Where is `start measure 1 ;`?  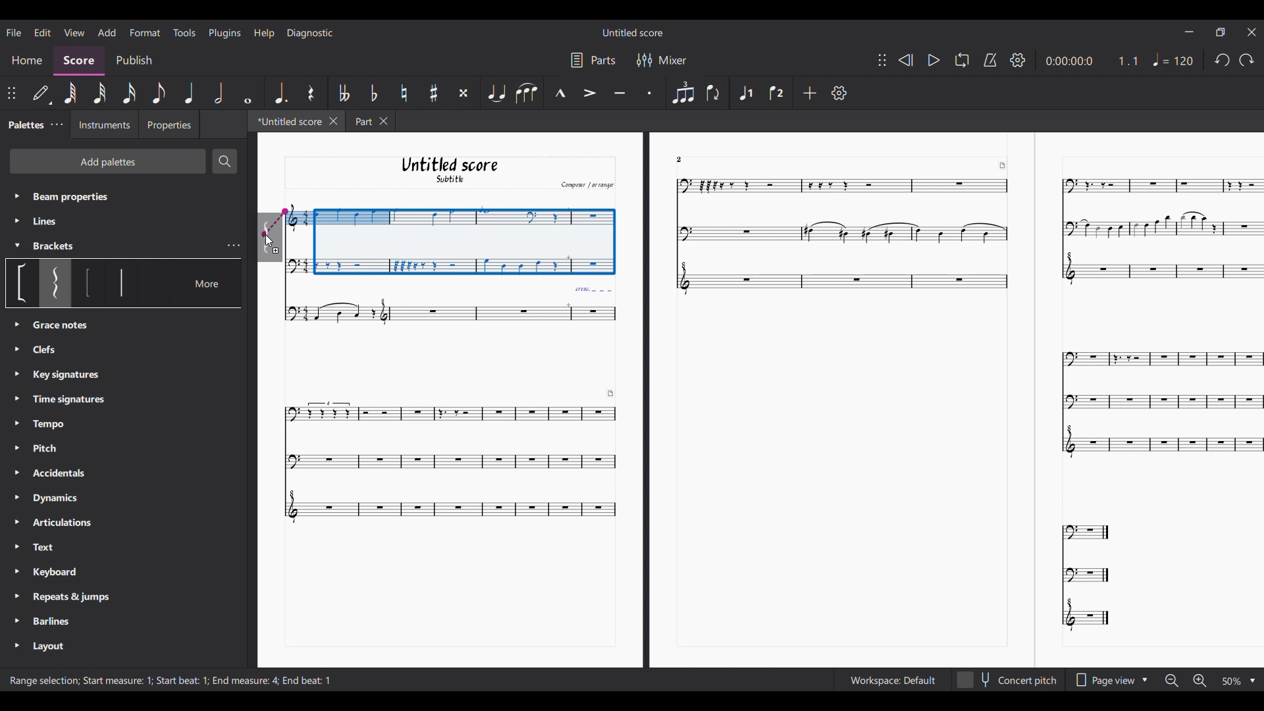
start measure 1 ; is located at coordinates (118, 680).